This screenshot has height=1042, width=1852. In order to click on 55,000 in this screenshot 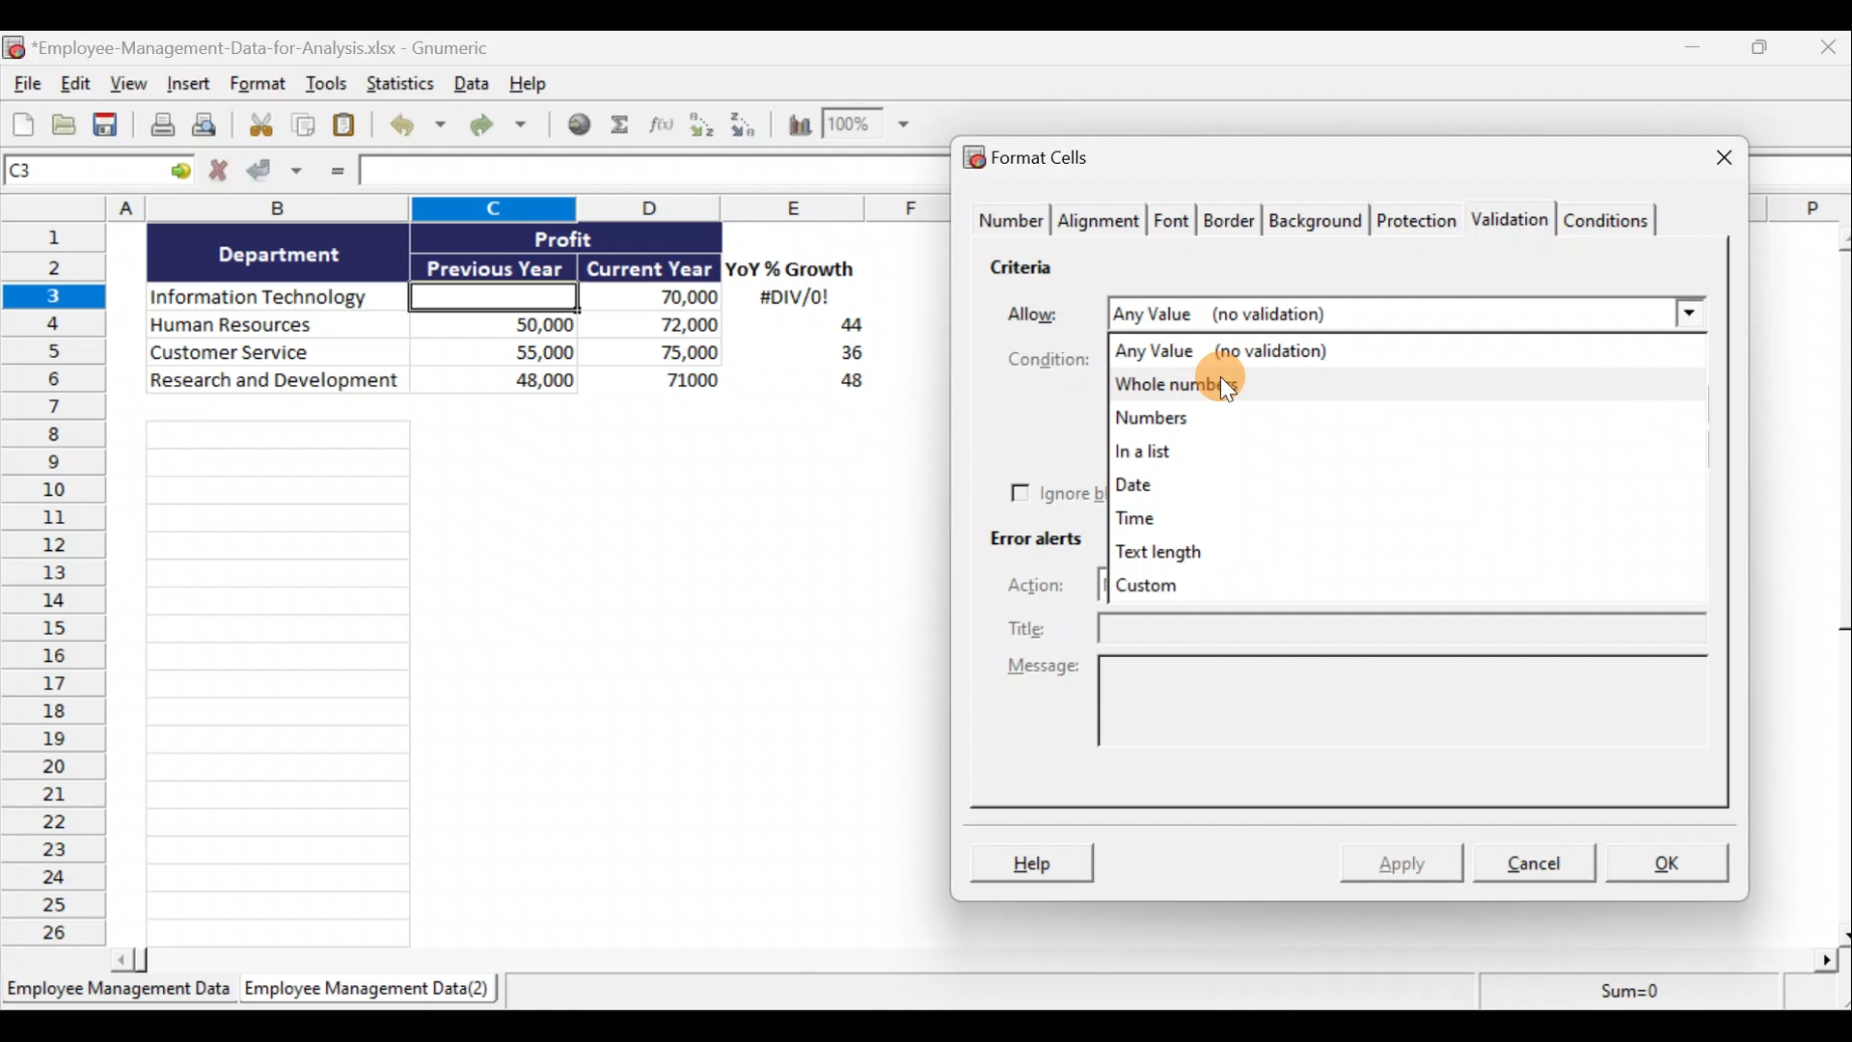, I will do `click(504, 351)`.